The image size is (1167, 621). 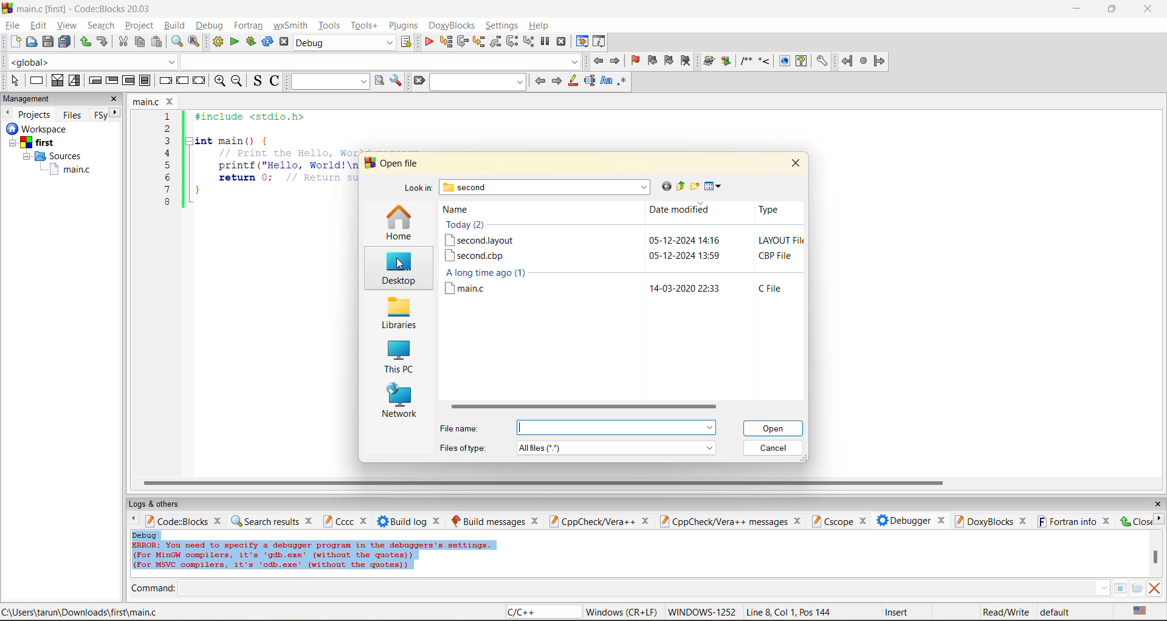 What do you see at coordinates (129, 81) in the screenshot?
I see `counting loop` at bounding box center [129, 81].